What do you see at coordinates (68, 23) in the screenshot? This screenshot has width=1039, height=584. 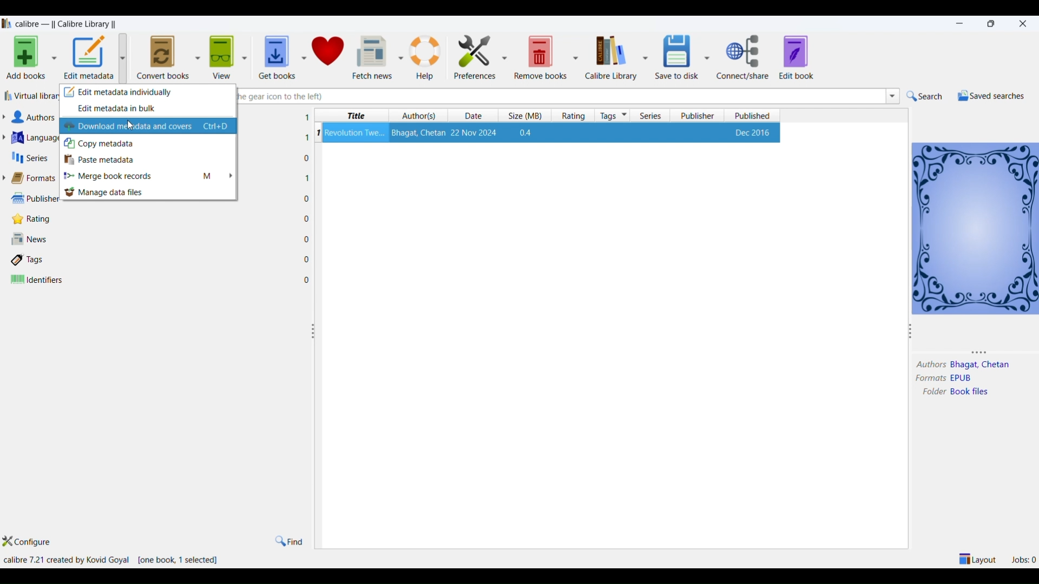 I see `application name ` at bounding box center [68, 23].